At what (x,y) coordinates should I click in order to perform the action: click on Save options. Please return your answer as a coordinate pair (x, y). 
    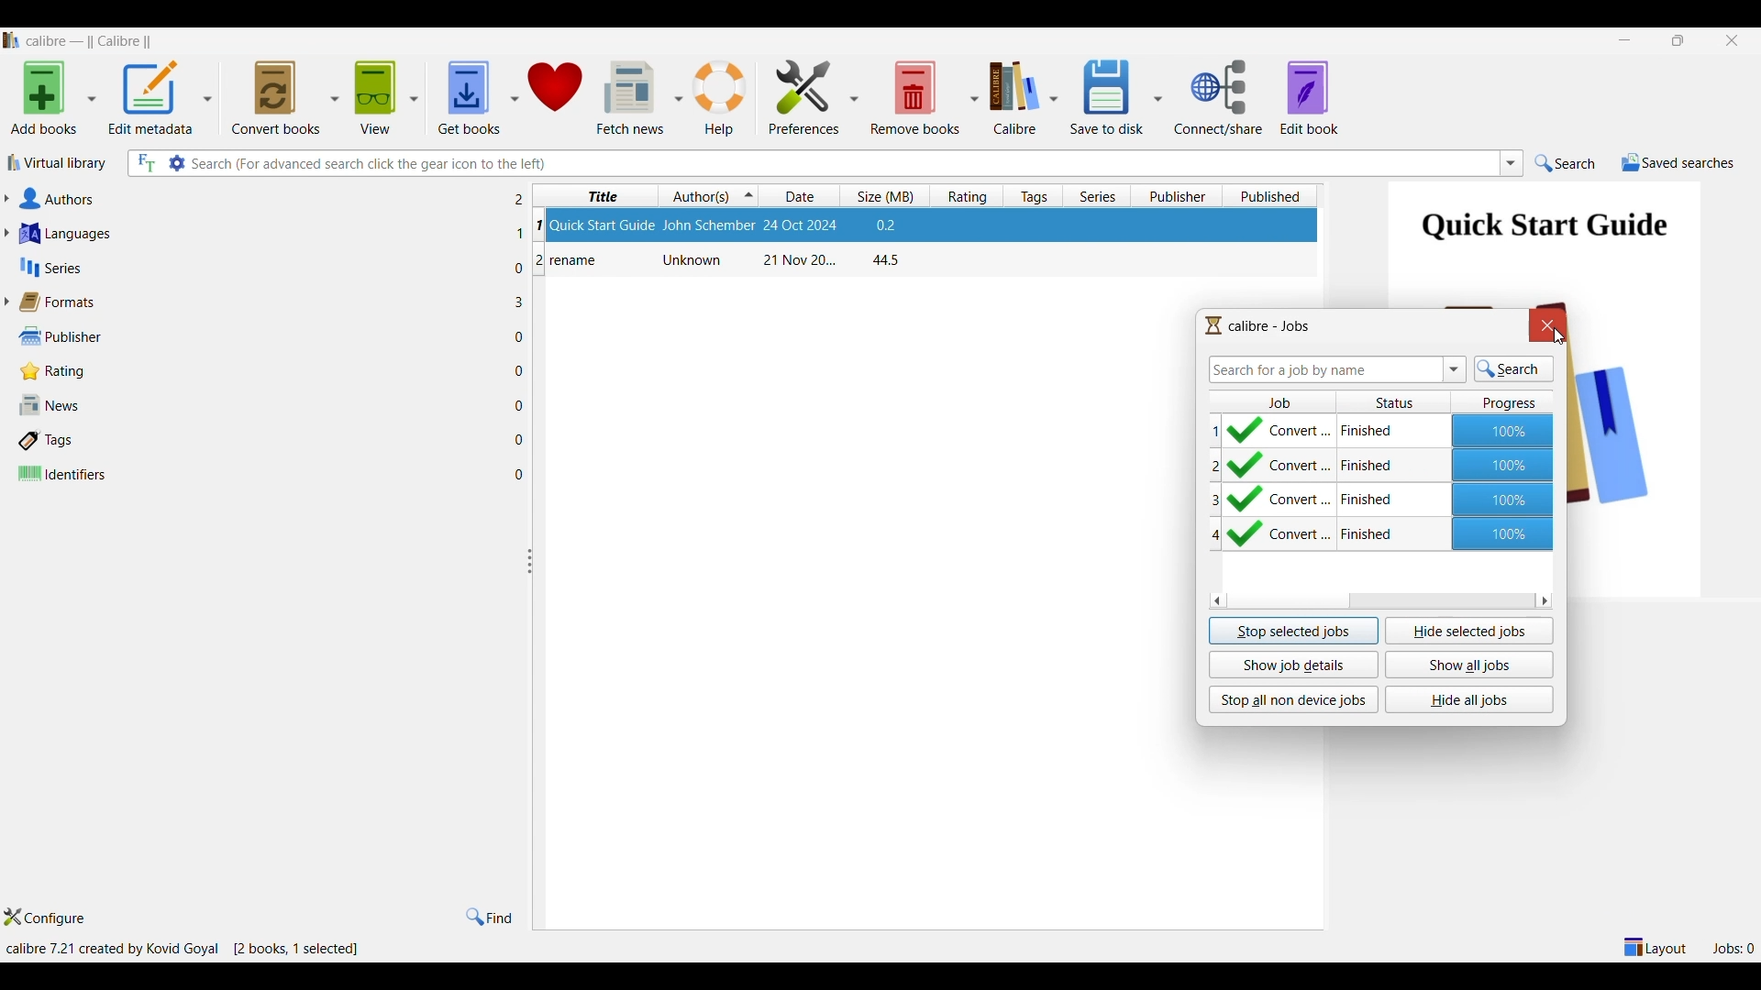
    Looking at the image, I should click on (1157, 98).